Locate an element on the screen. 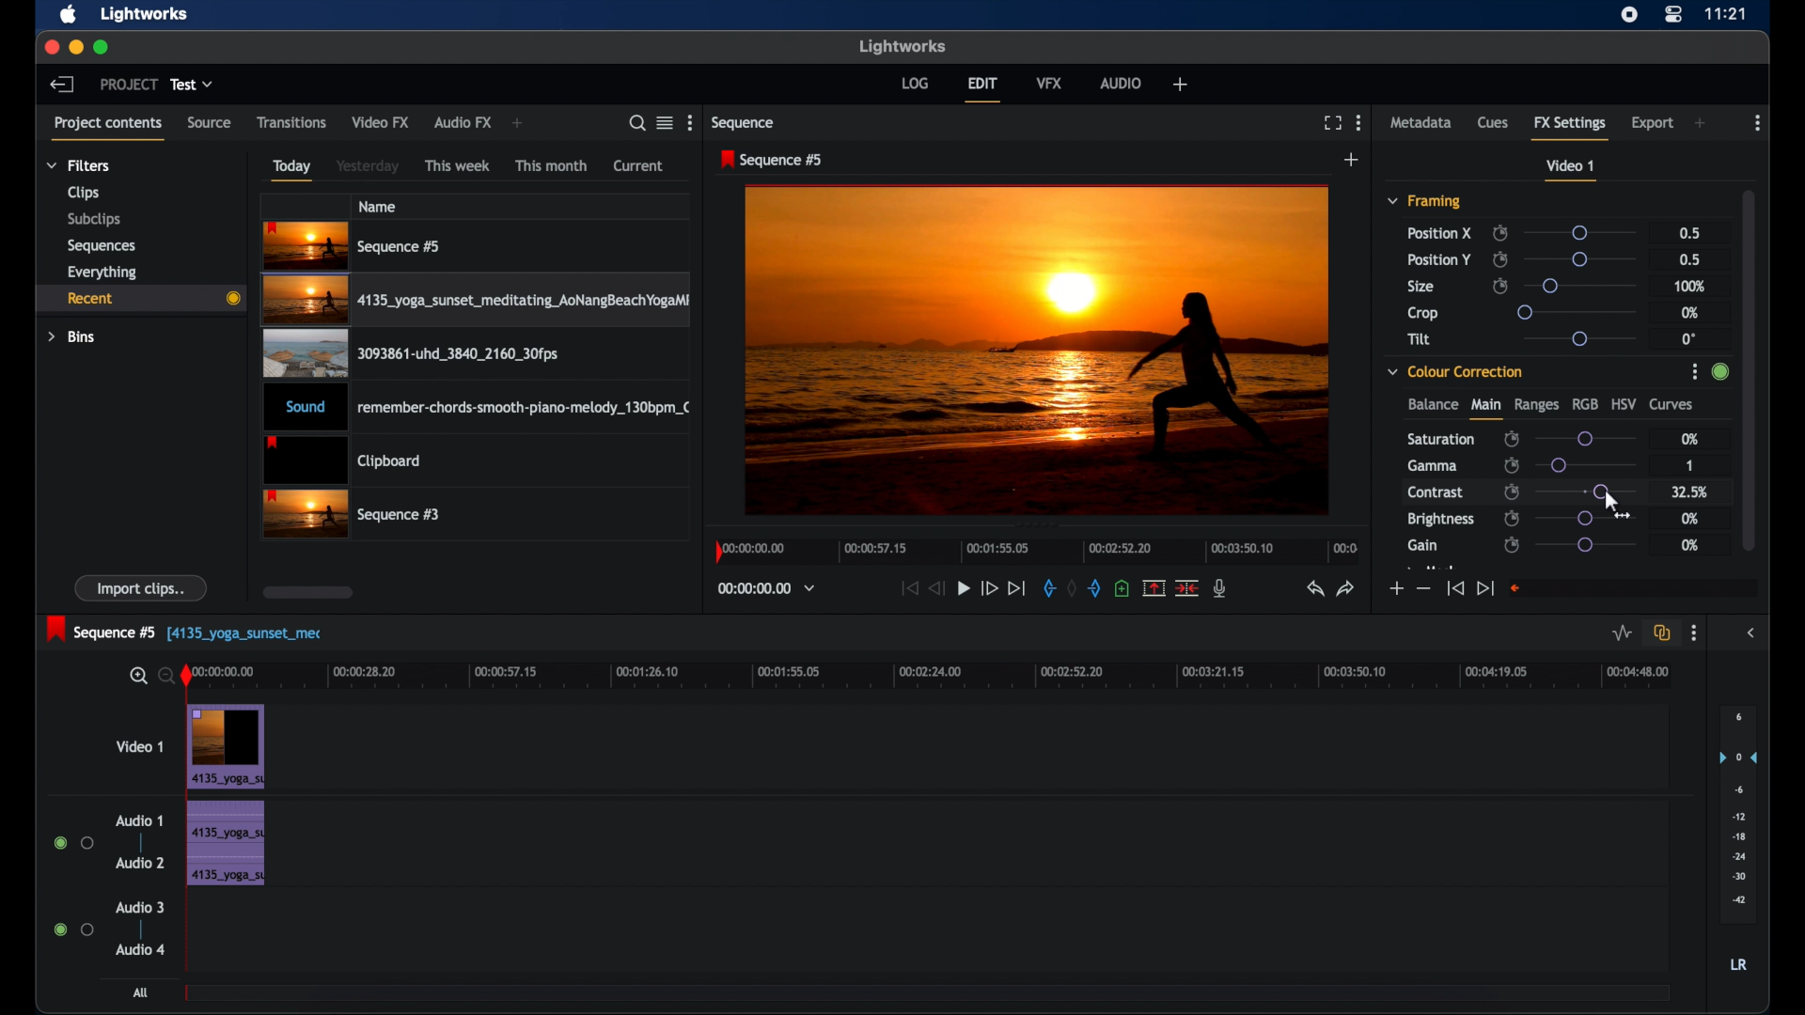 The height and width of the screenshot is (1015, 1805). slider is located at coordinates (1584, 439).